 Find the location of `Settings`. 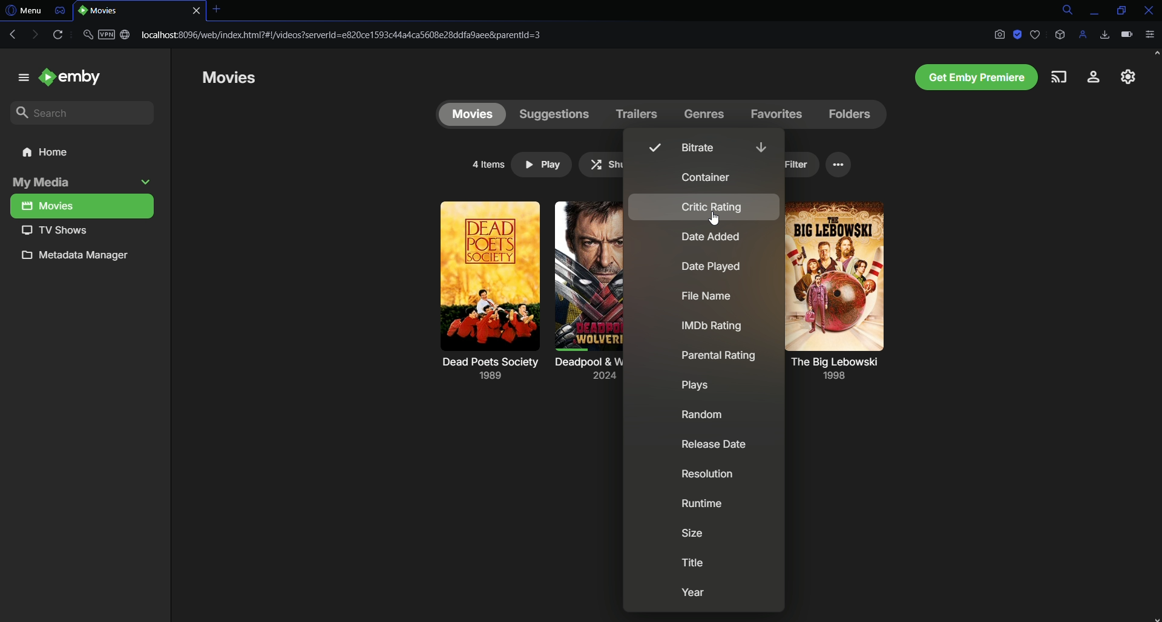

Settings is located at coordinates (1123, 78).